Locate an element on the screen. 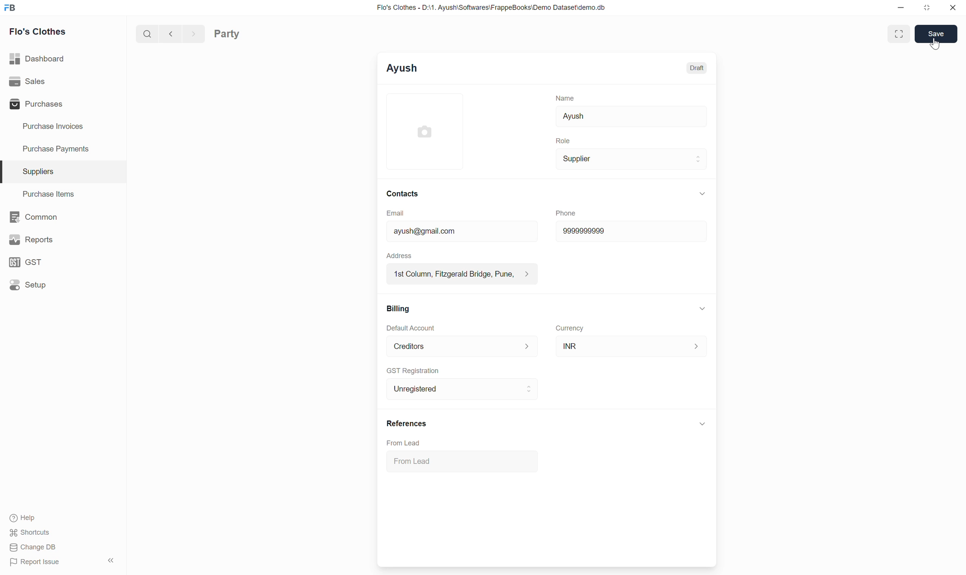 Image resolution: width=966 pixels, height=575 pixels. Collapse sidebar is located at coordinates (111, 560).